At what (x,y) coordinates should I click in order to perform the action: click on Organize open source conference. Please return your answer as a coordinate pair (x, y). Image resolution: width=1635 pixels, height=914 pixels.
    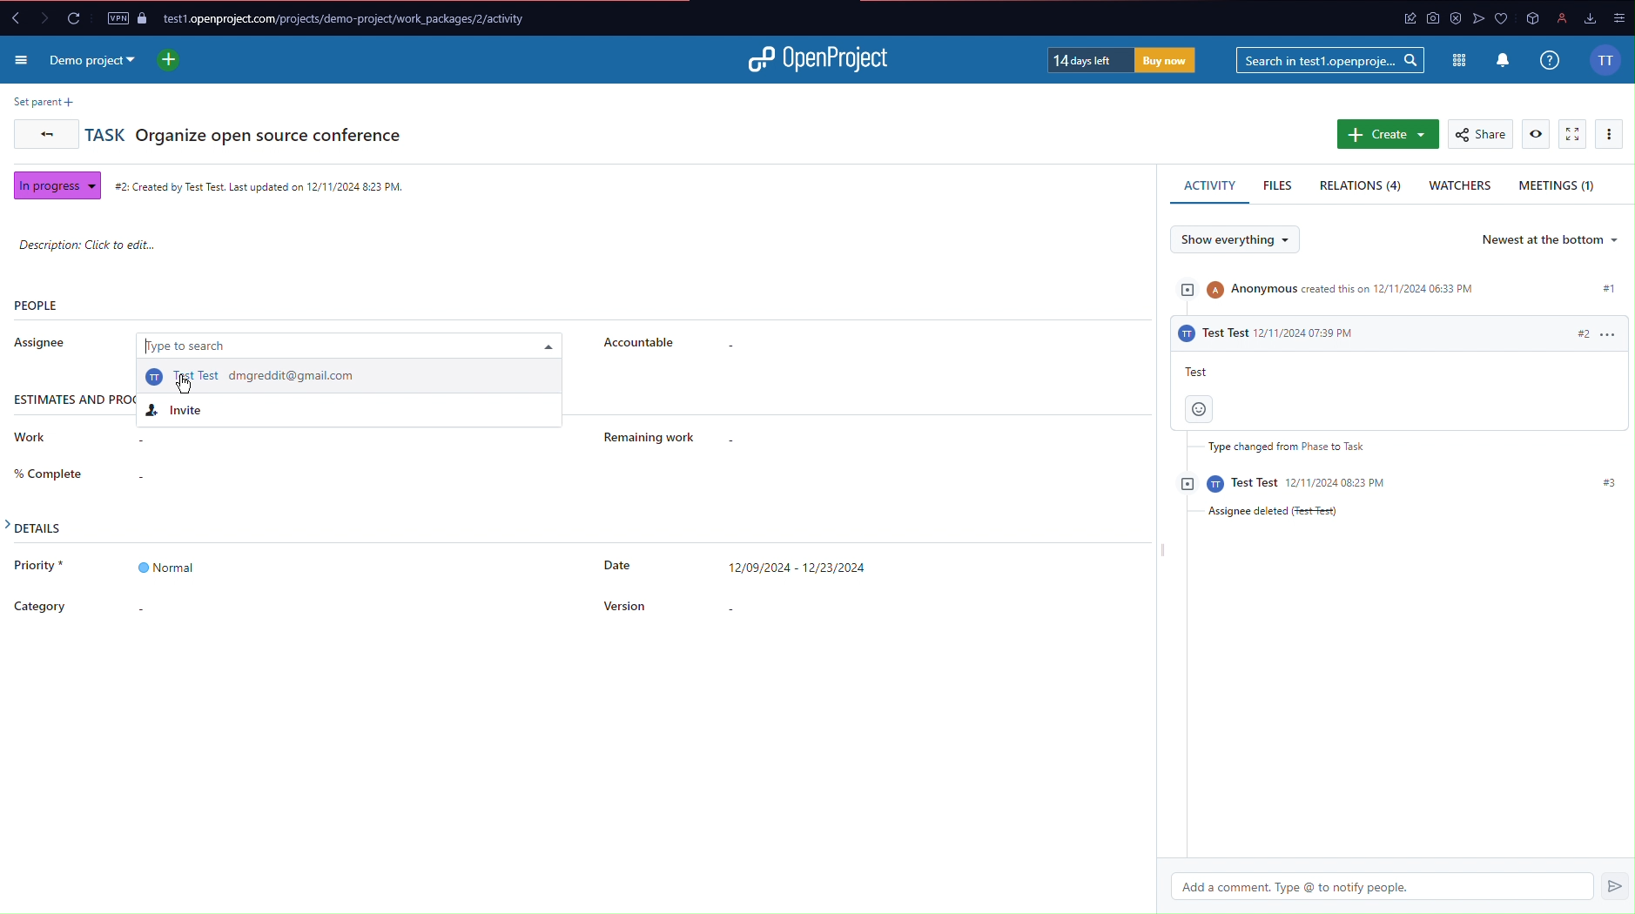
    Looking at the image, I should click on (271, 133).